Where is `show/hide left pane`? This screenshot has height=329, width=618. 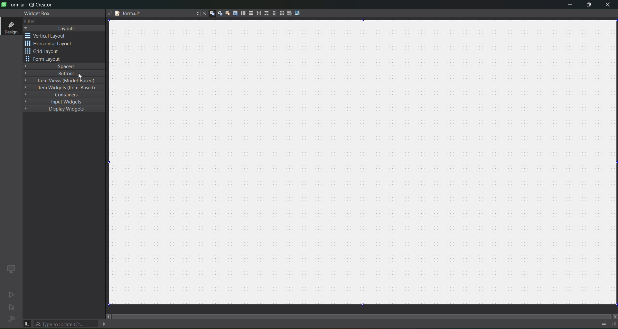 show/hide left pane is located at coordinates (27, 323).